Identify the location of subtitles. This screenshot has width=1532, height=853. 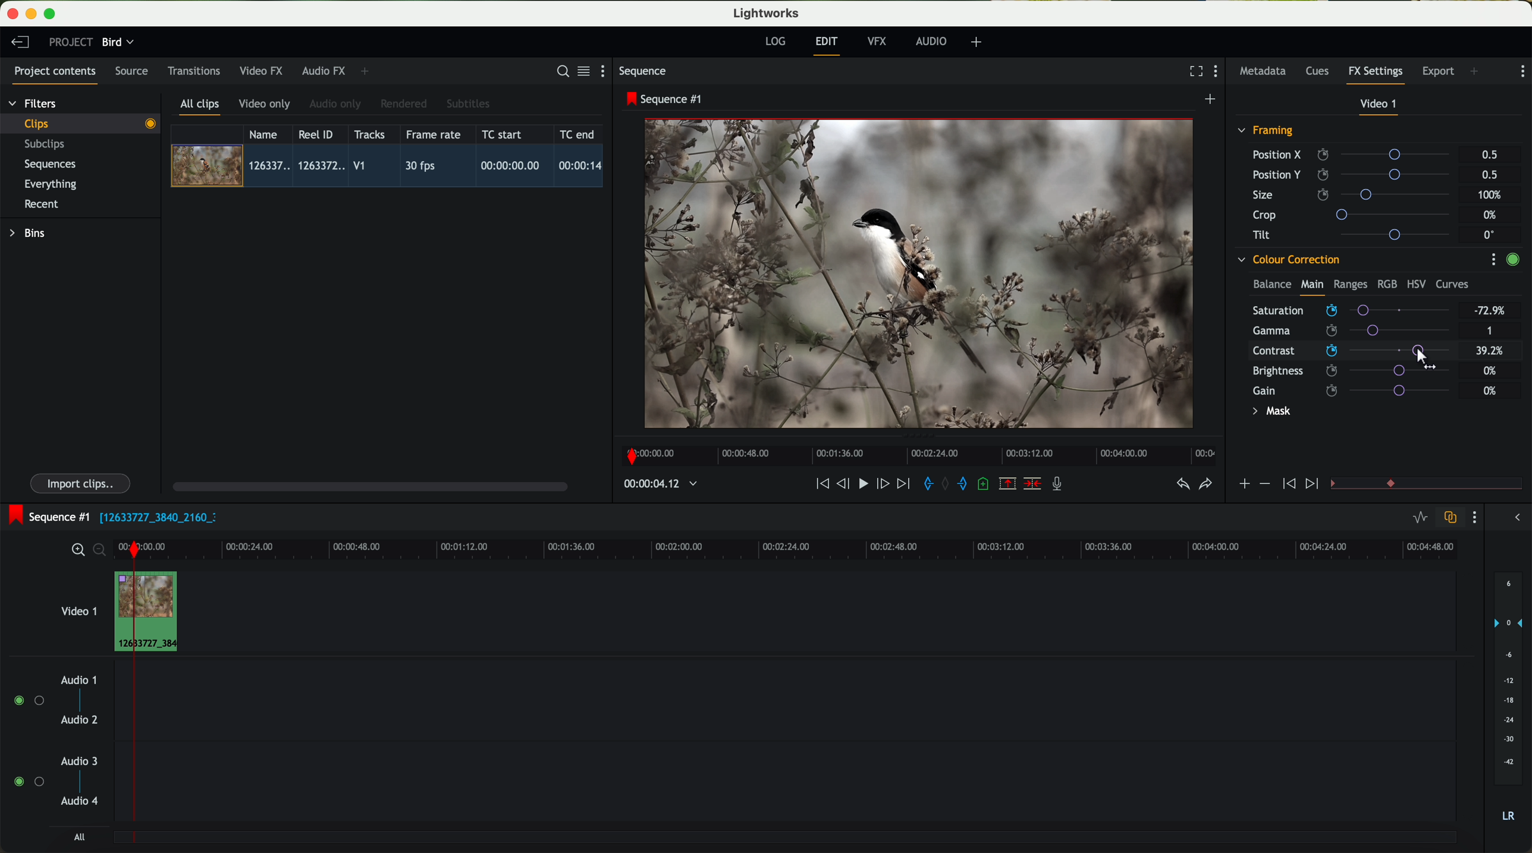
(466, 104).